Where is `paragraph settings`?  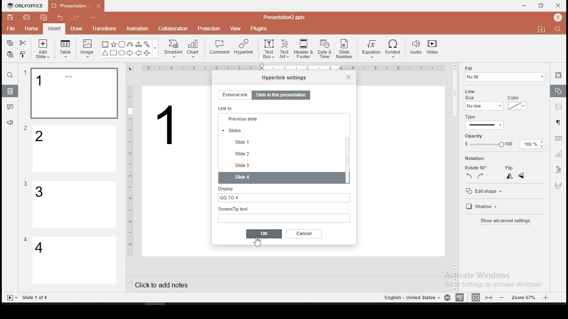 paragraph settings is located at coordinates (557, 121).